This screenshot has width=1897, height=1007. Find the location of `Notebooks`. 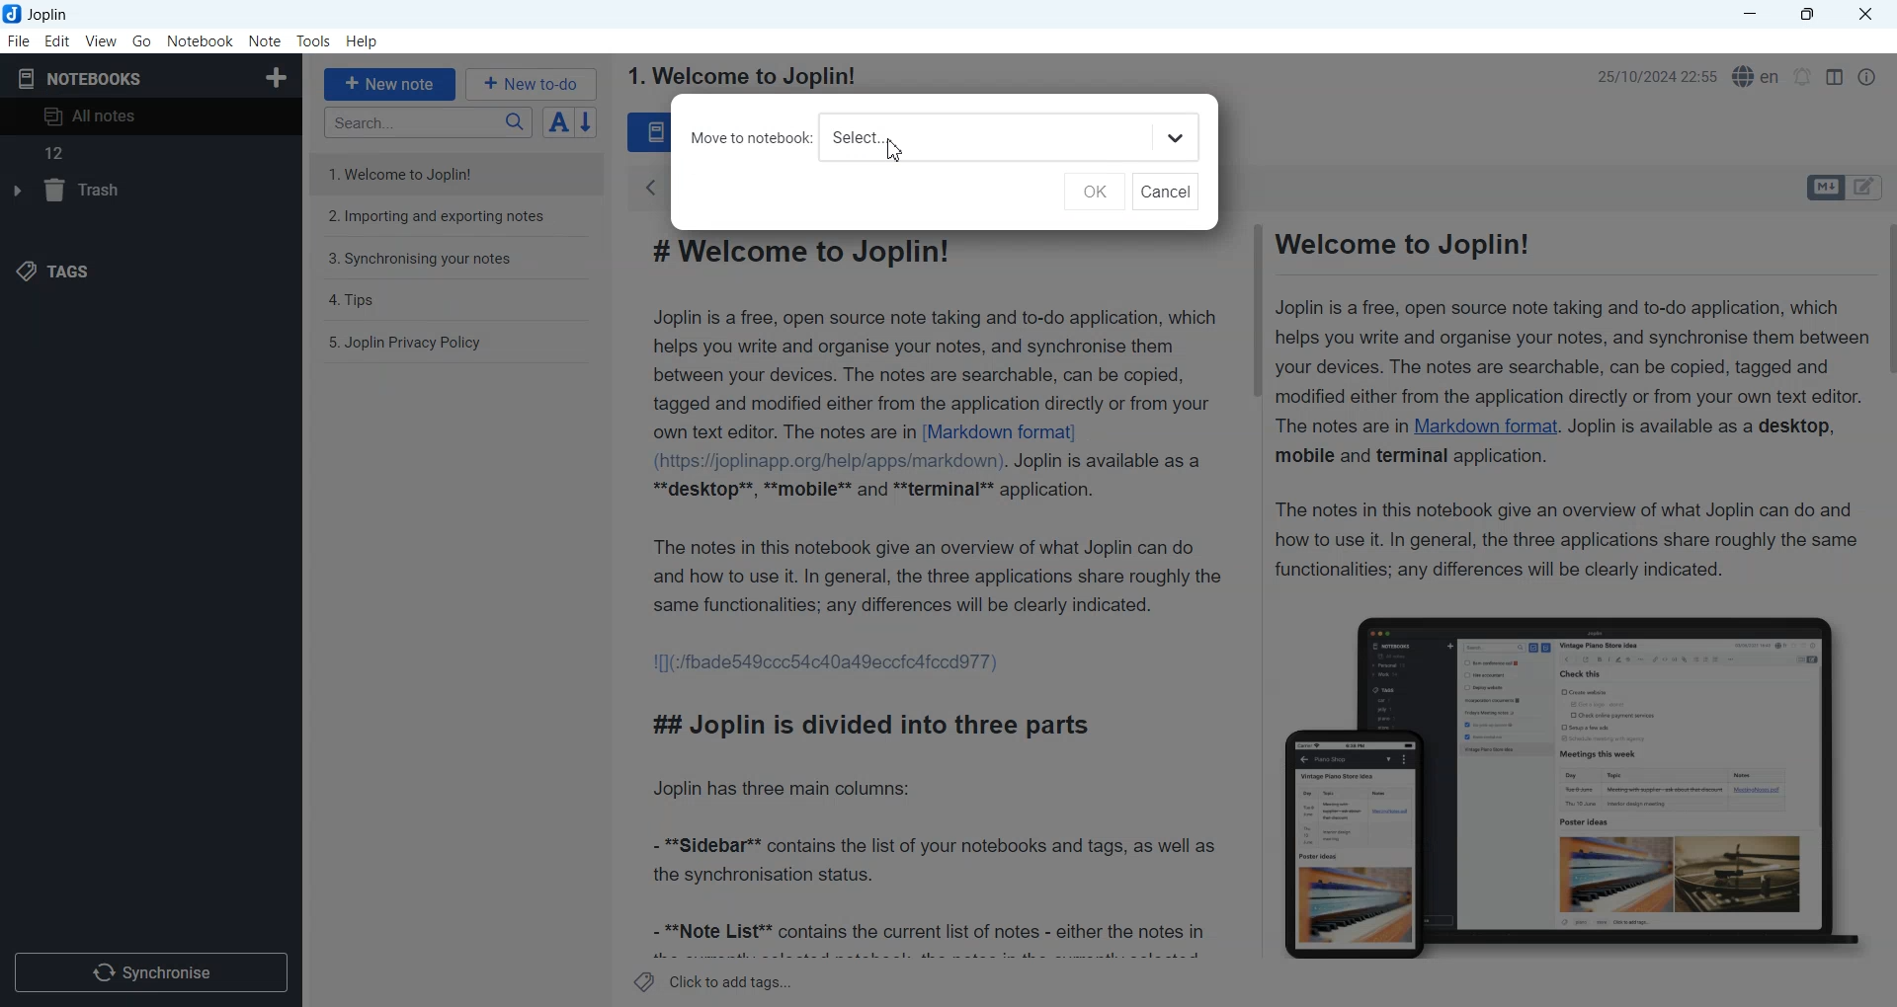

Notebooks is located at coordinates (80, 78).